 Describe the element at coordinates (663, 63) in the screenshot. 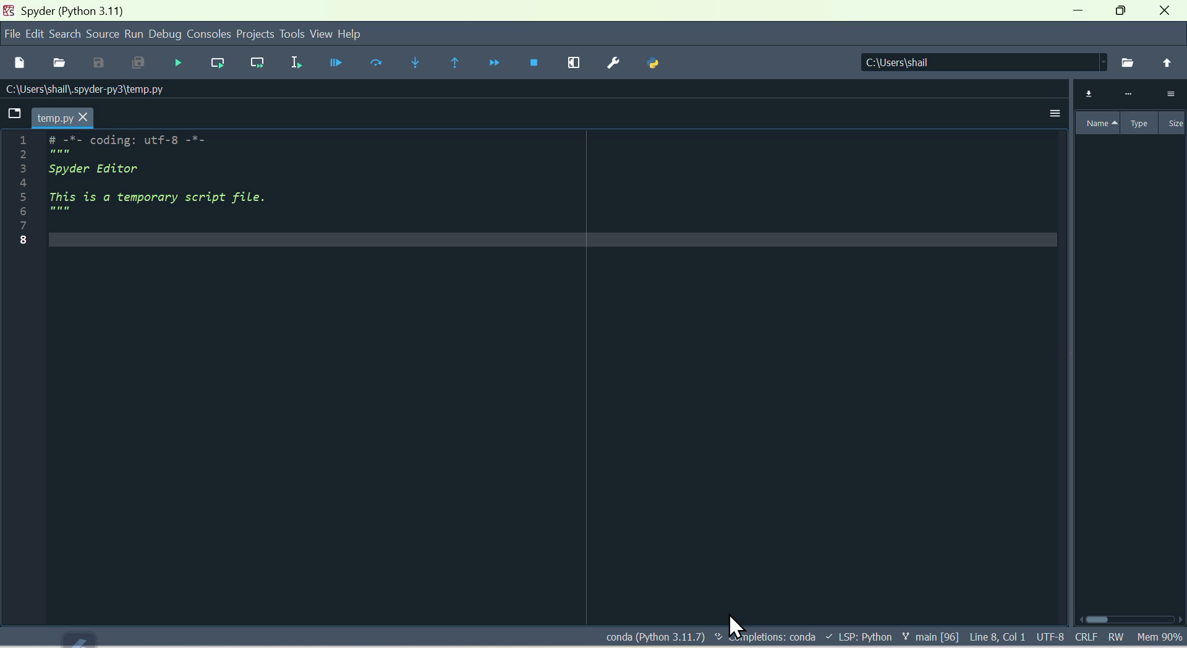

I see `Python path manager` at that location.